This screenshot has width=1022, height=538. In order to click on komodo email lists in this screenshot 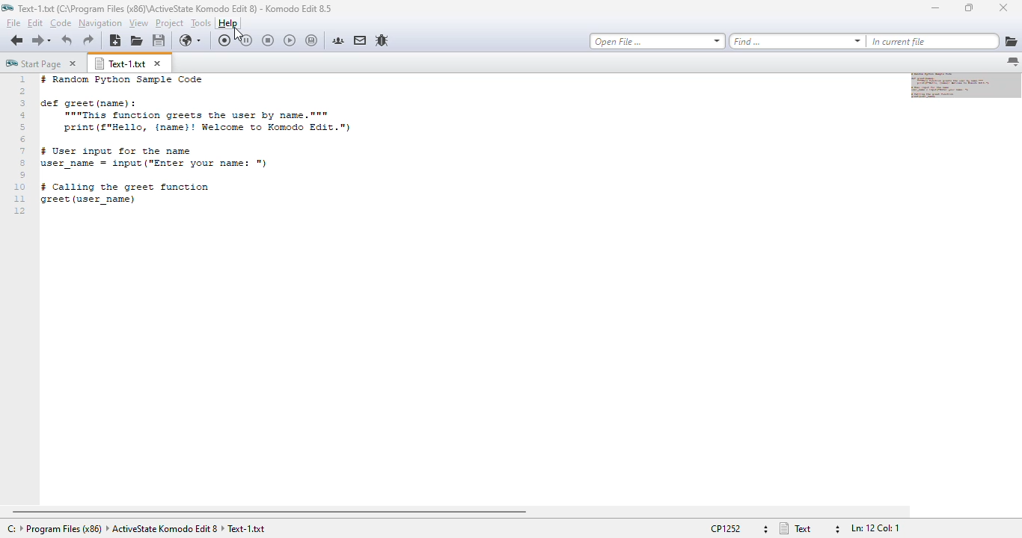, I will do `click(360, 40)`.